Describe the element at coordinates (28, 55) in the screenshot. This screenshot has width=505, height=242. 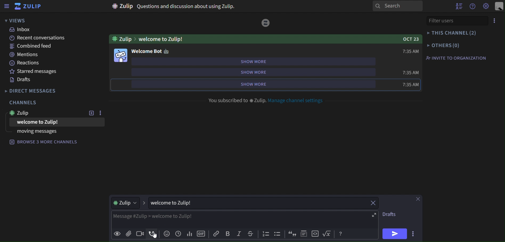
I see `mentions` at that location.